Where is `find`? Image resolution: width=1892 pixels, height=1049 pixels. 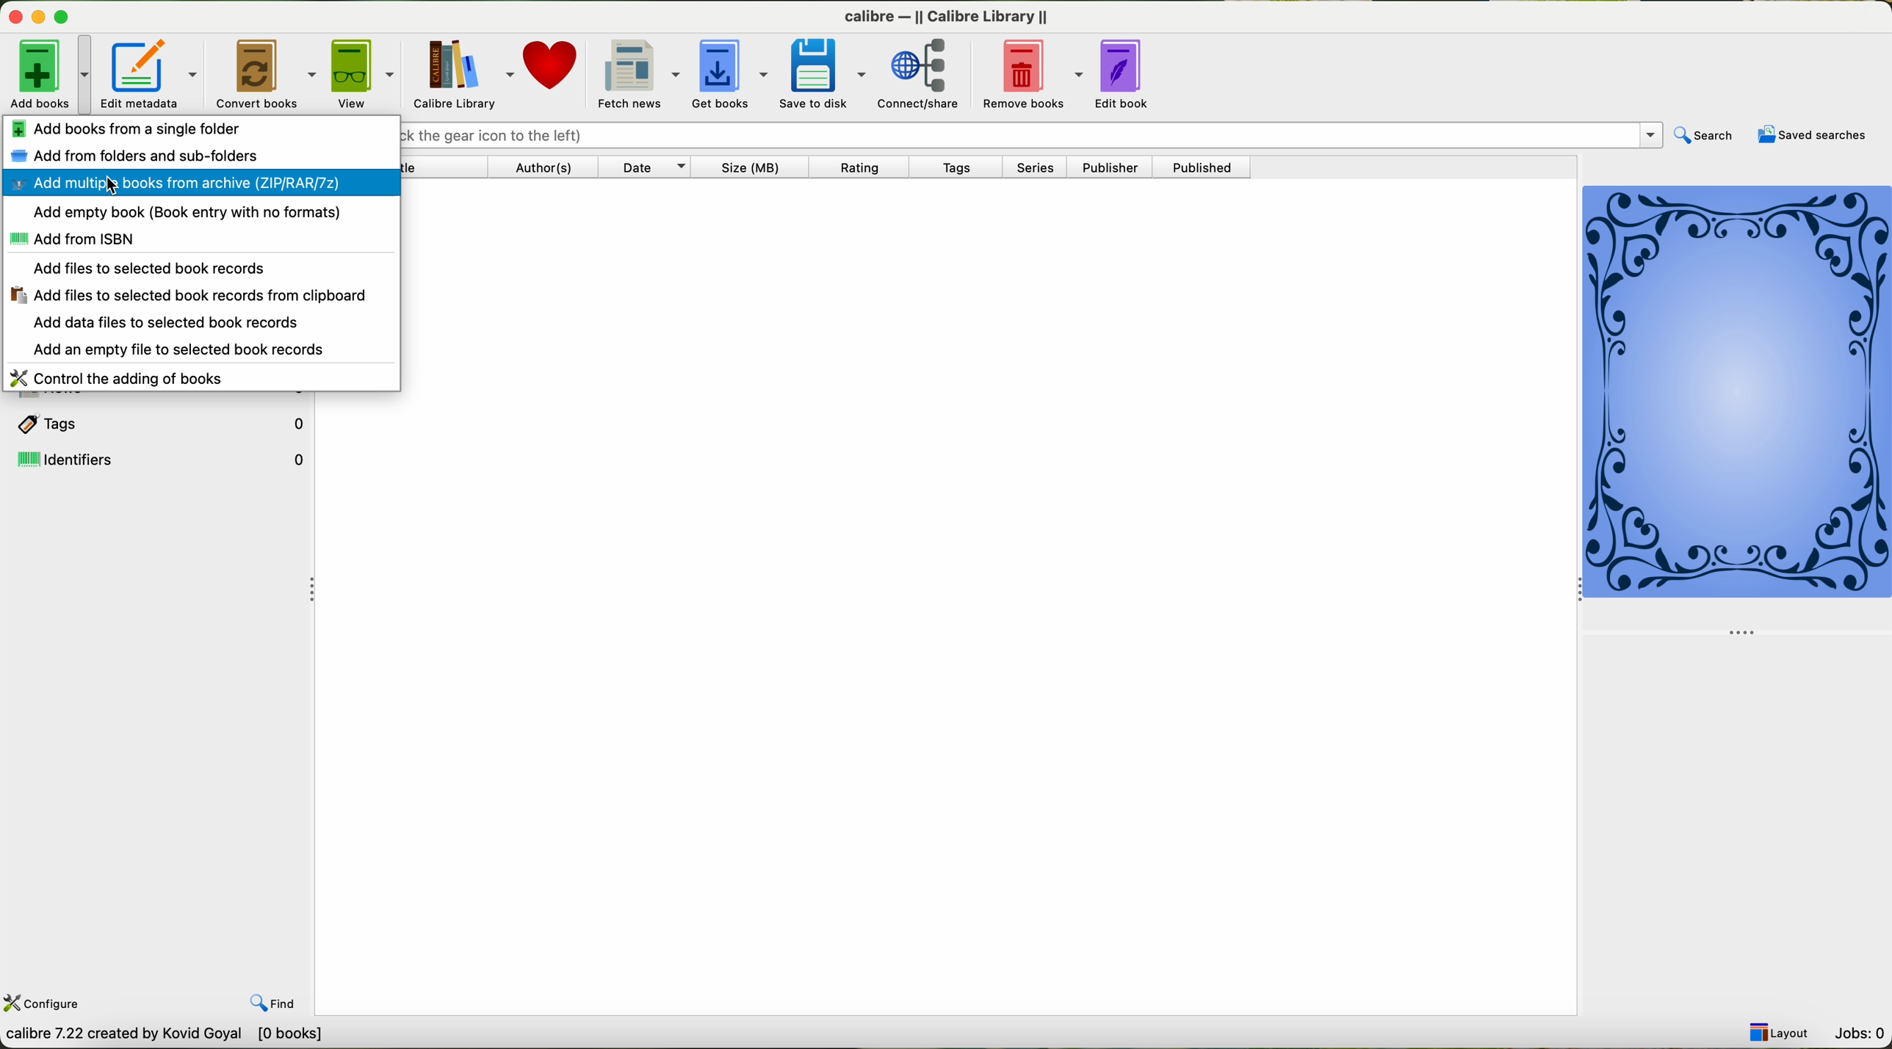
find is located at coordinates (279, 1003).